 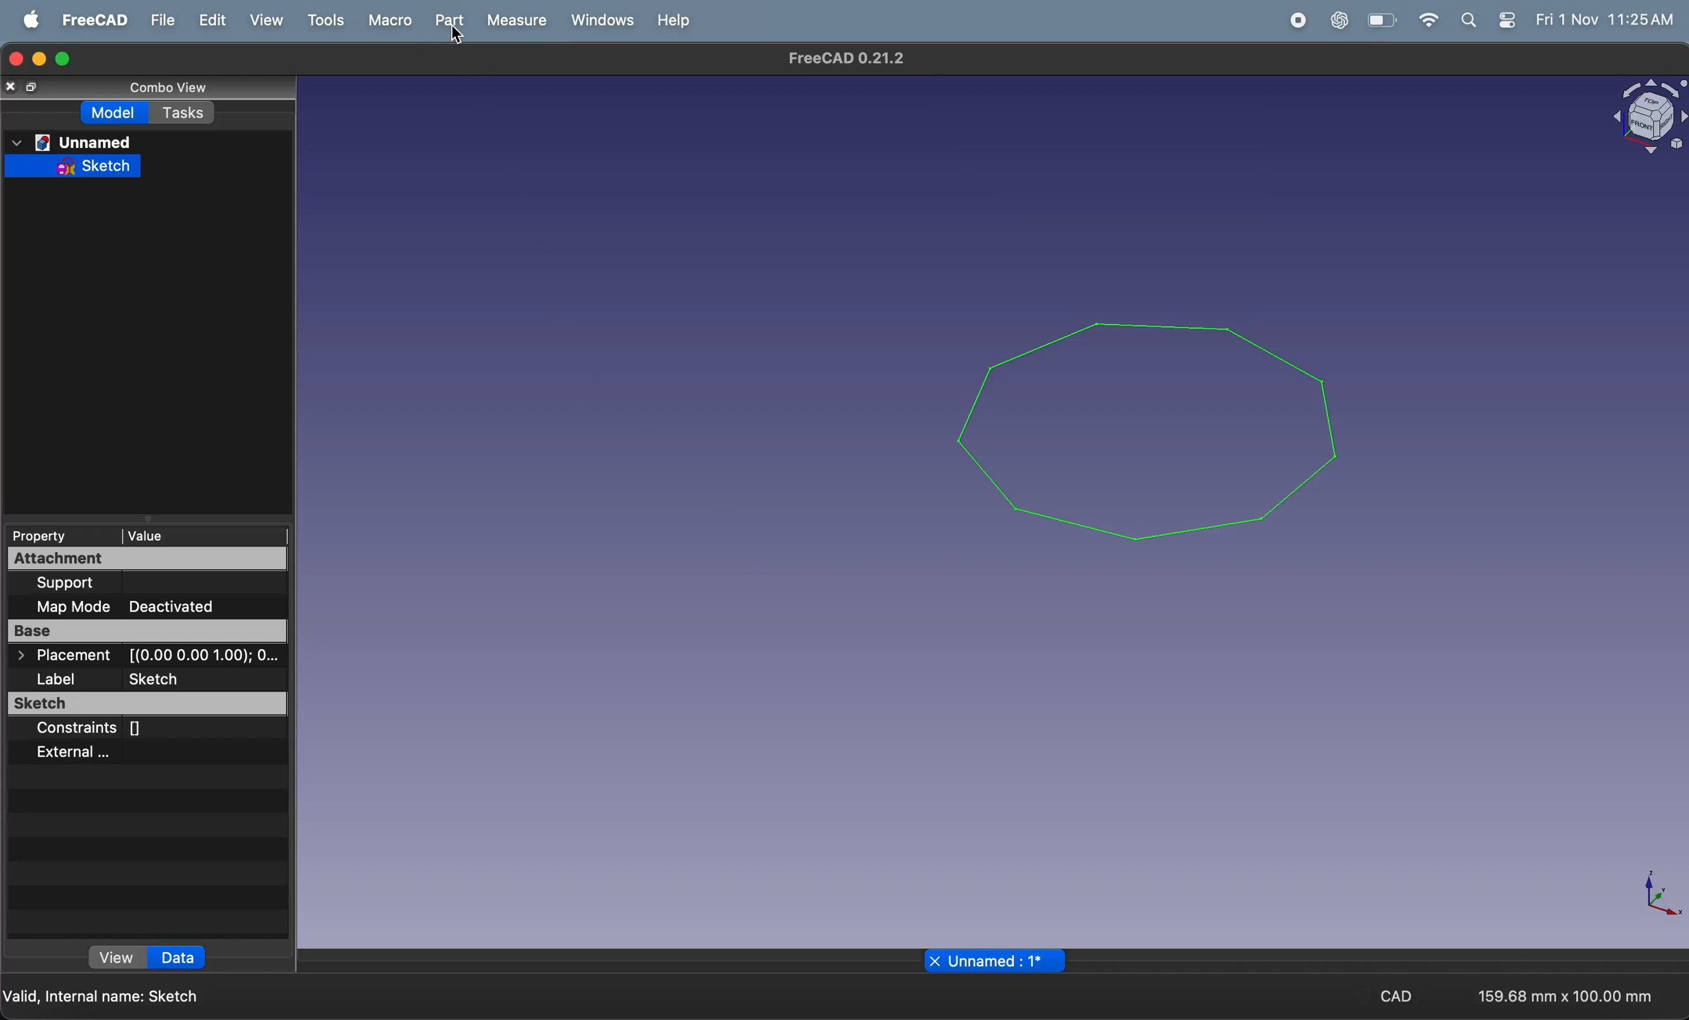 What do you see at coordinates (324, 20) in the screenshot?
I see `tools` at bounding box center [324, 20].